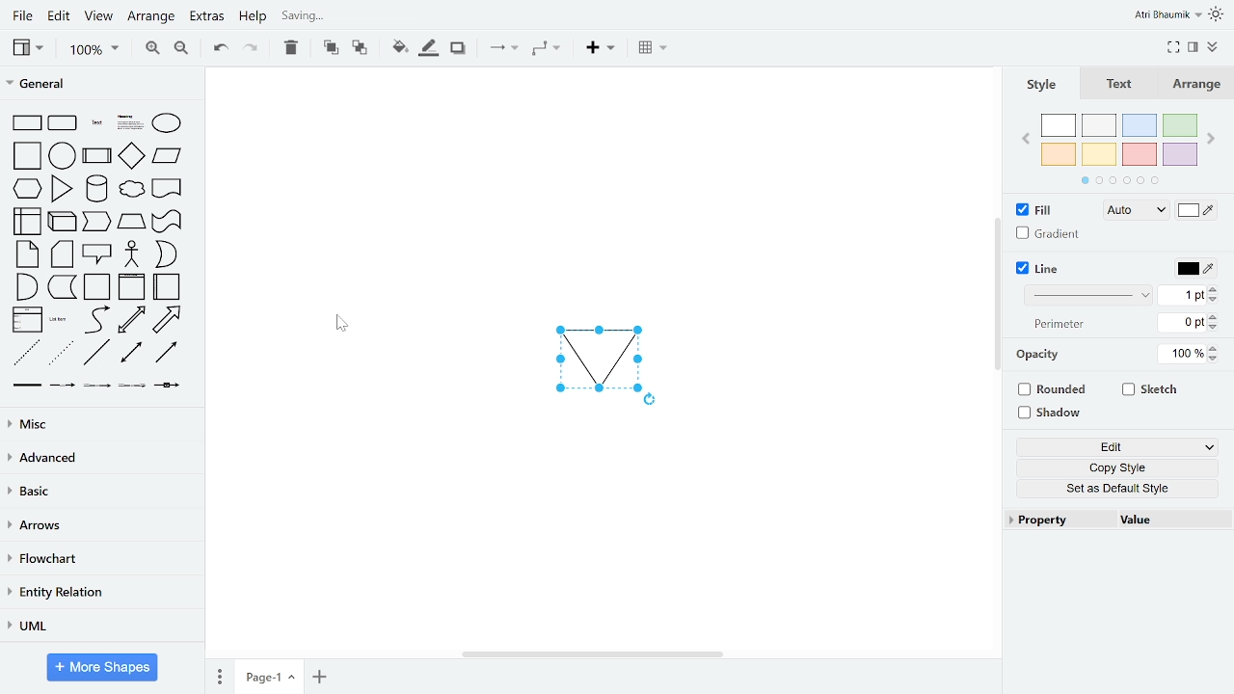  Describe the element at coordinates (130, 387) in the screenshot. I see `connector with 3 label` at that location.